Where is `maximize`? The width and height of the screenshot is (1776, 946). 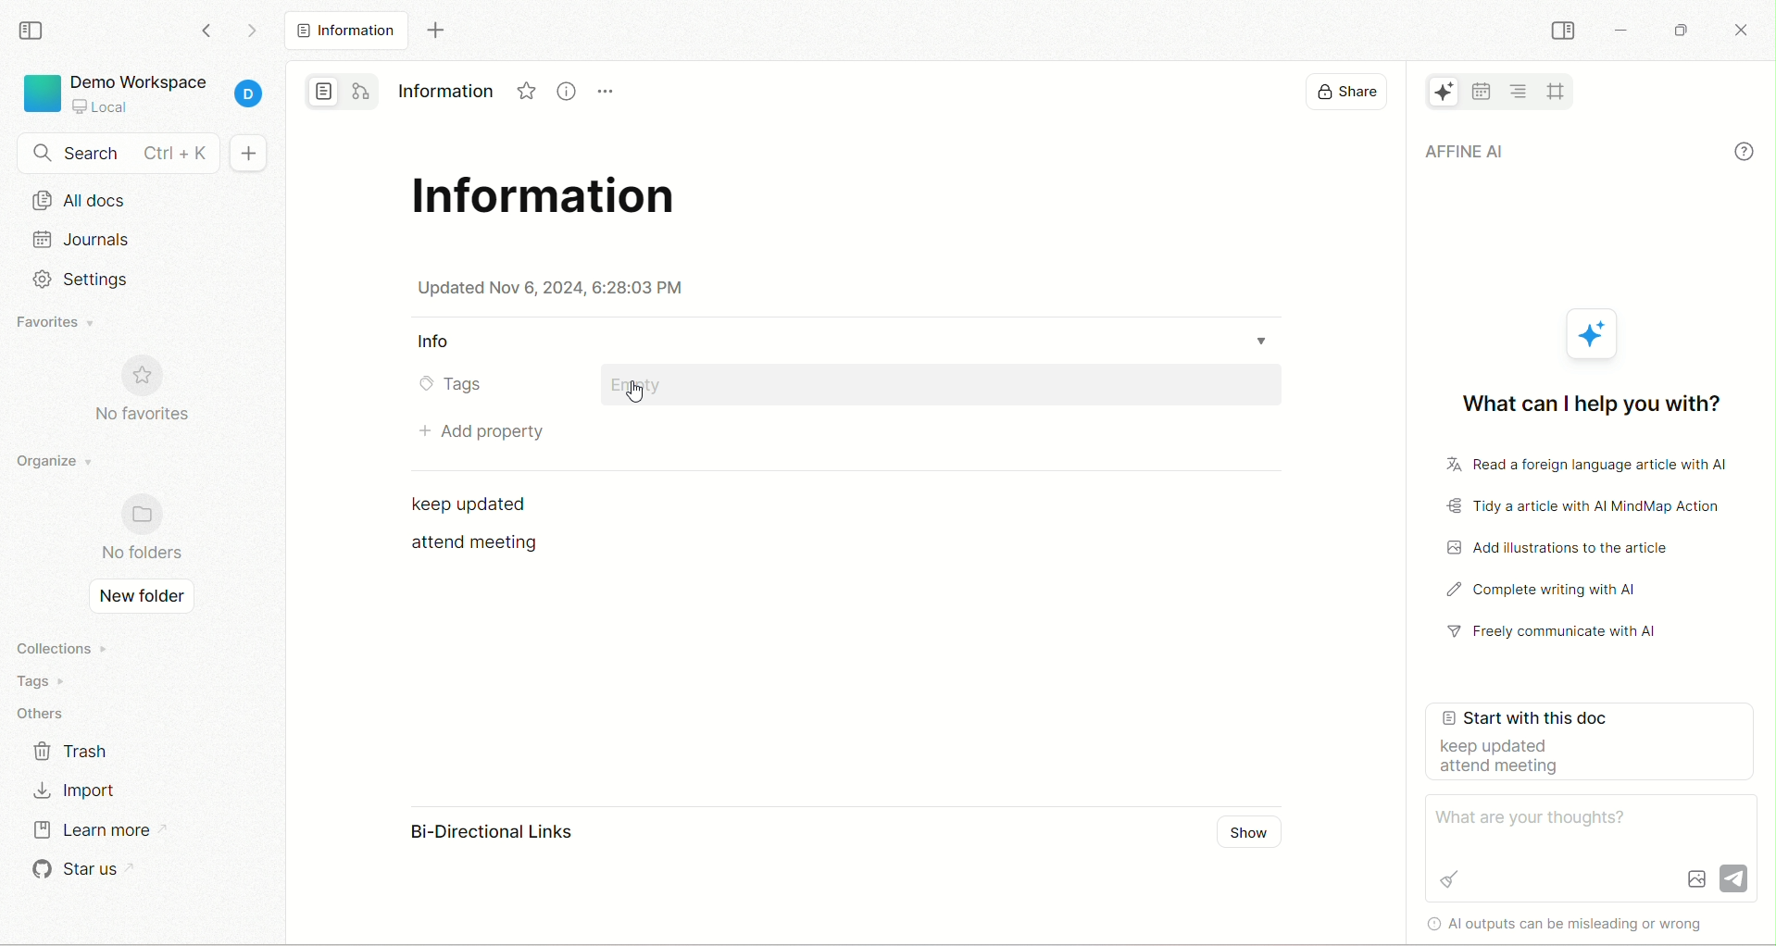 maximize is located at coordinates (1684, 26).